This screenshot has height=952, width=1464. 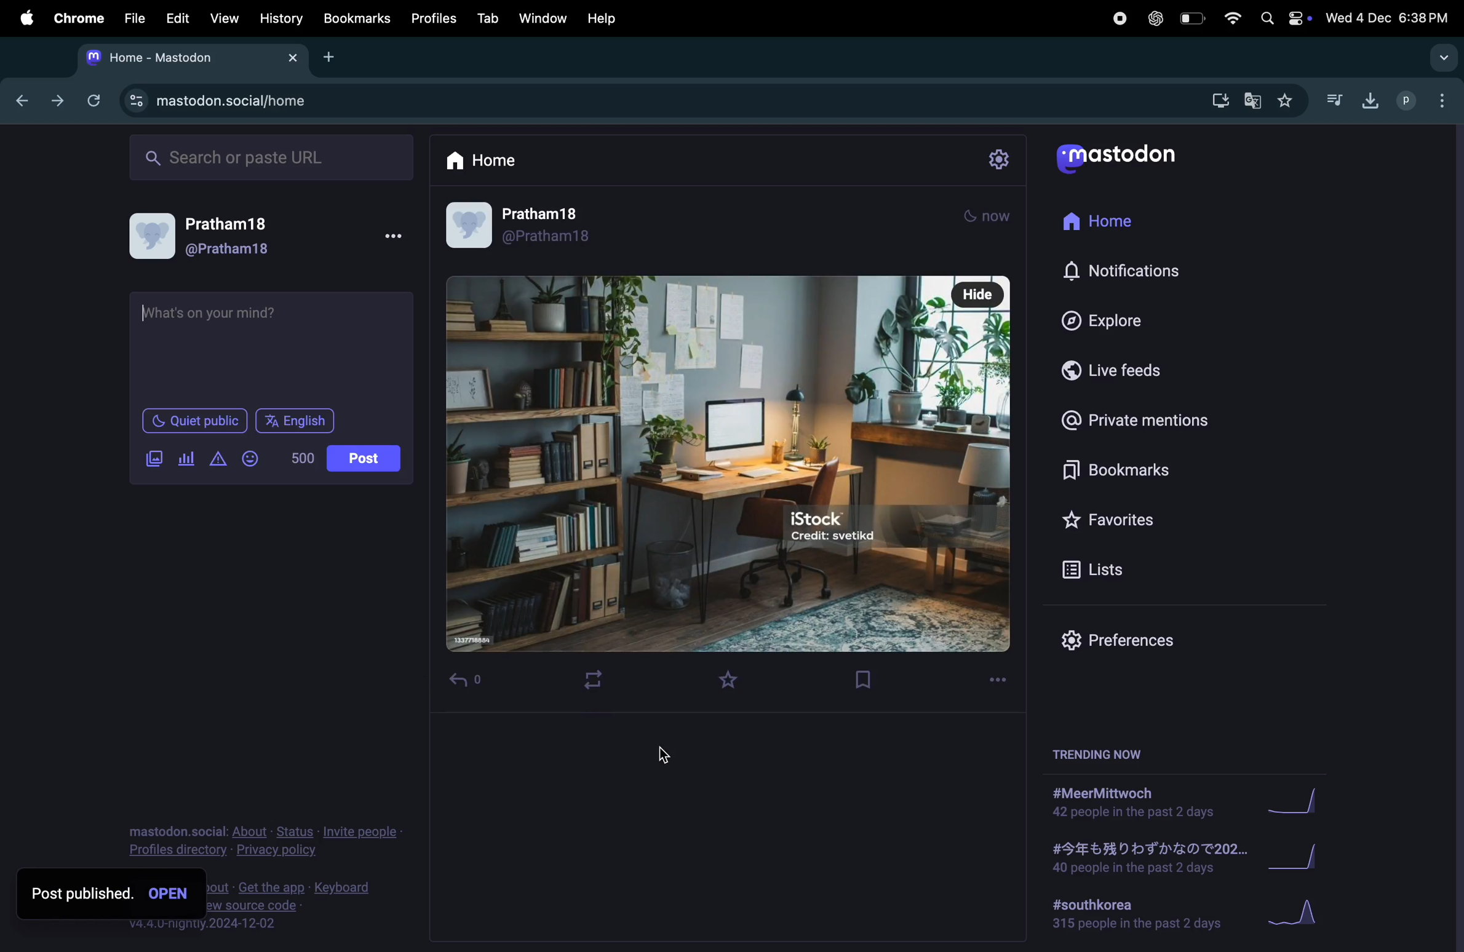 What do you see at coordinates (76, 20) in the screenshot?
I see `chrome` at bounding box center [76, 20].